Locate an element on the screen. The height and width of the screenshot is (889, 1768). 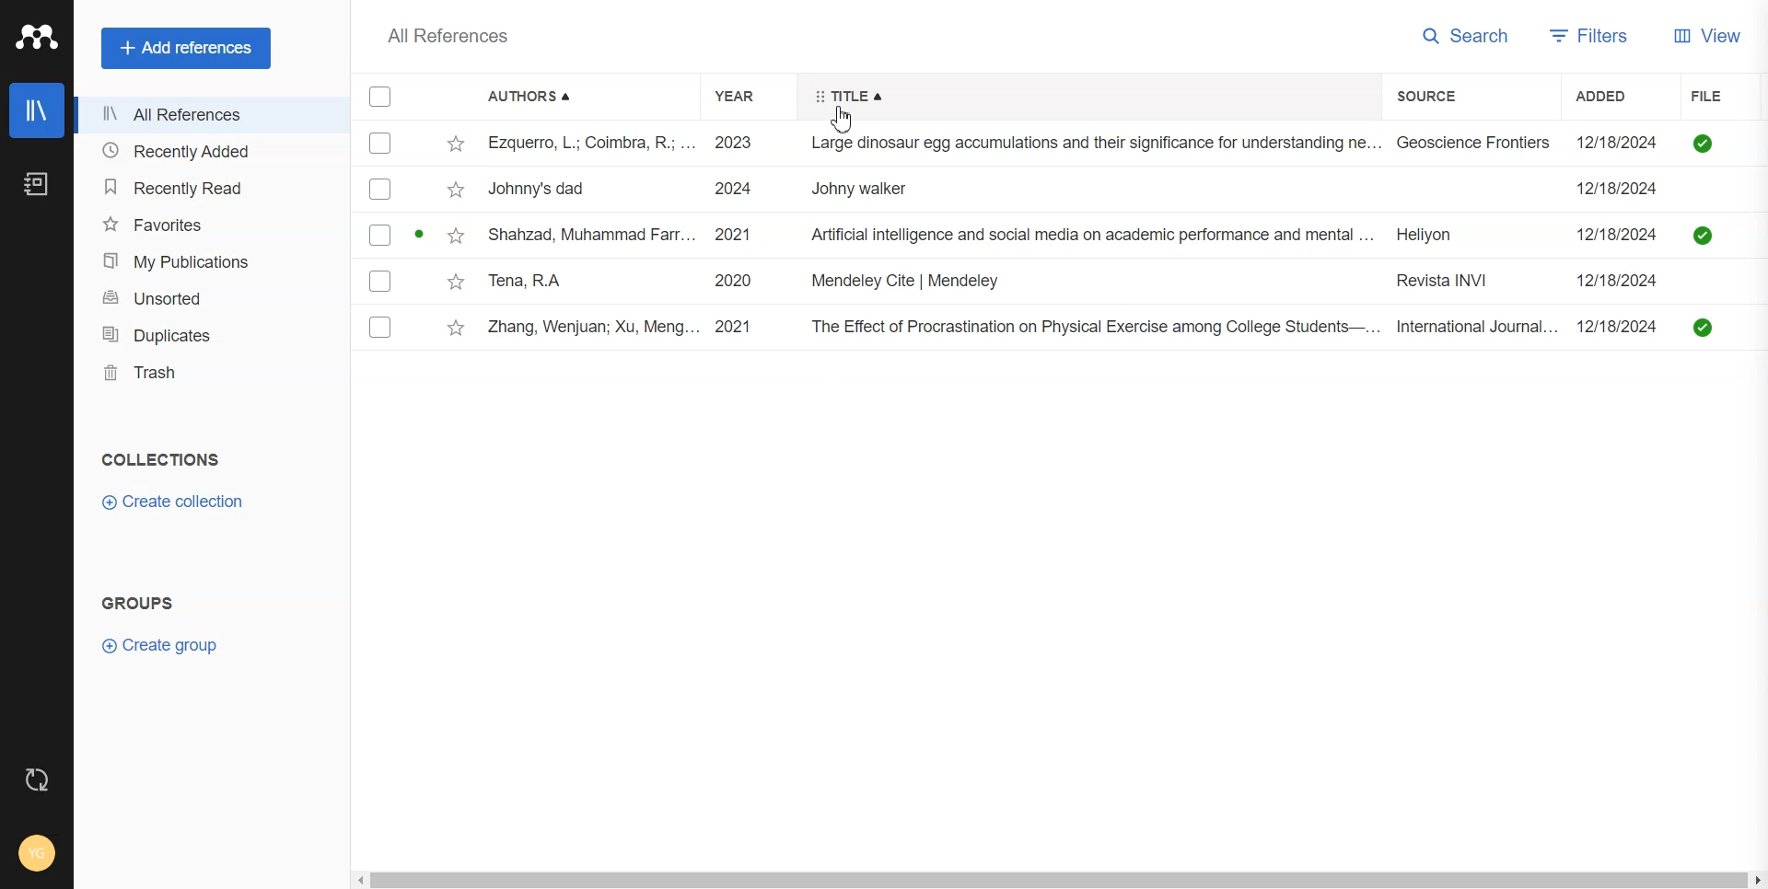
Logo is located at coordinates (35, 38).